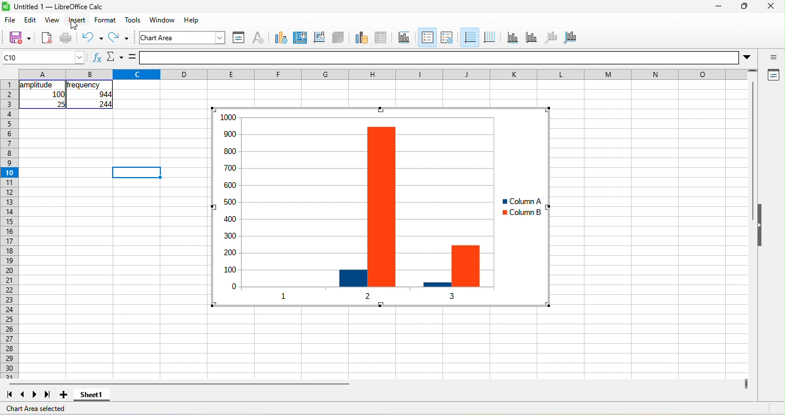 Image resolution: width=785 pixels, height=415 pixels. Describe the element at coordinates (52, 21) in the screenshot. I see `view` at that location.